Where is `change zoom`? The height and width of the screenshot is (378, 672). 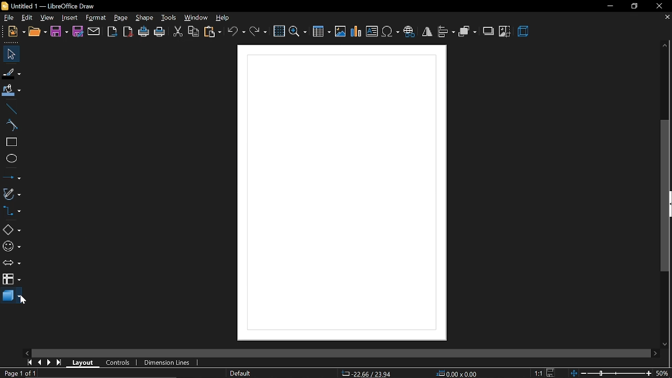
change zoom is located at coordinates (611, 374).